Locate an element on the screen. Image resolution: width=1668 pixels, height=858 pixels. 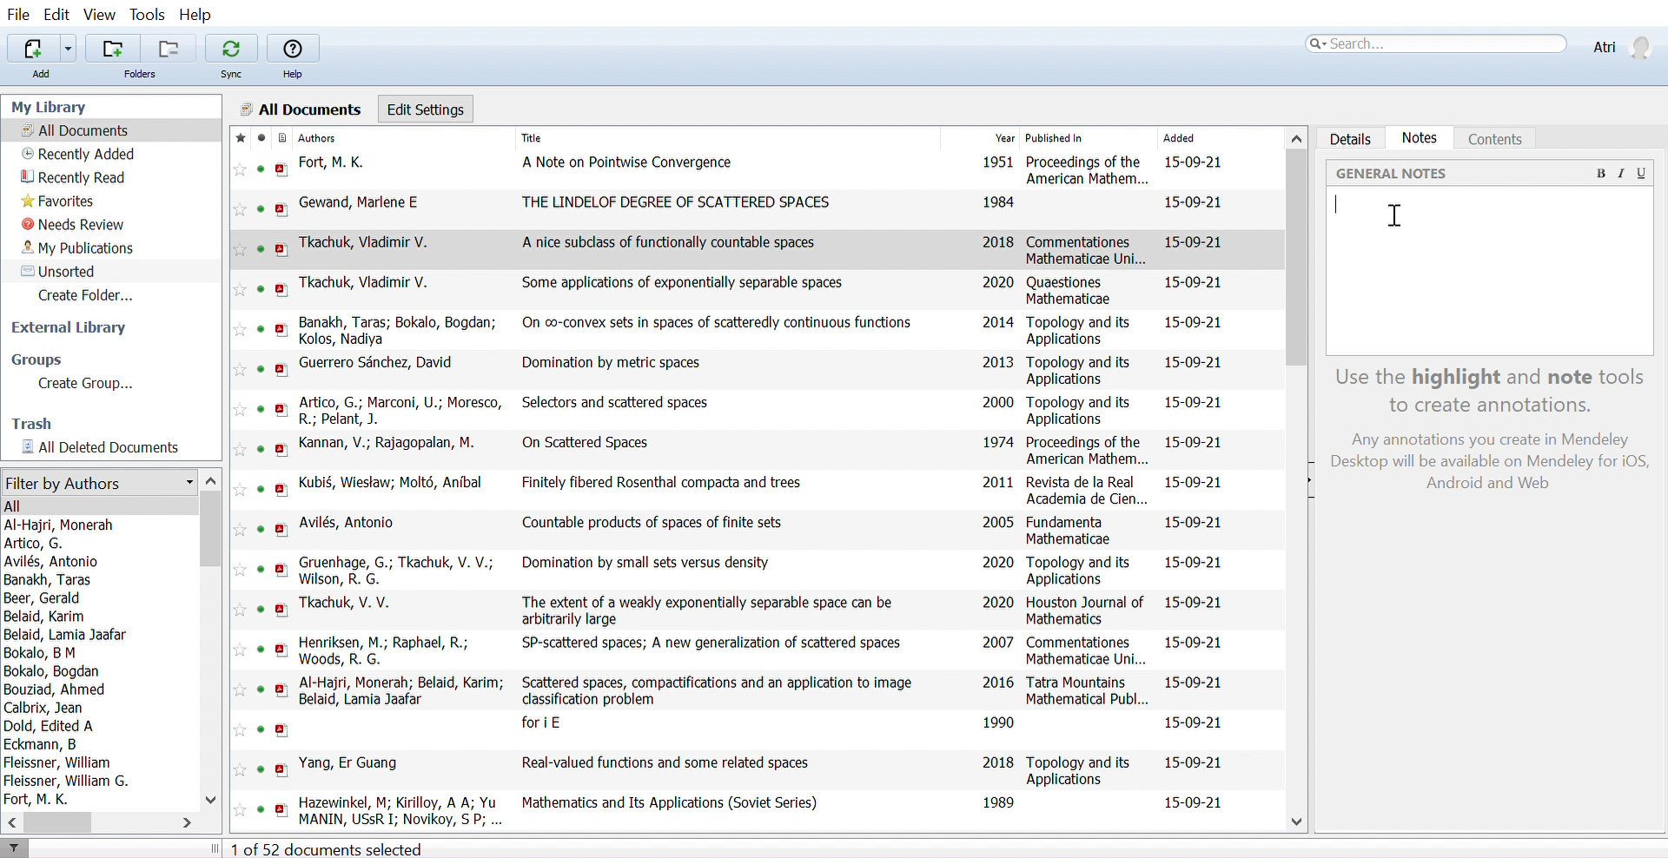
Italic is located at coordinates (6895, 715).